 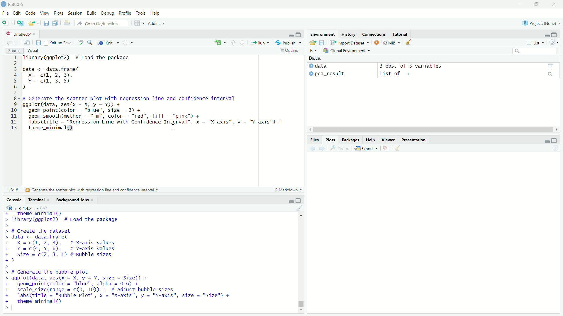 What do you see at coordinates (80, 42) in the screenshot?
I see `Check spelling in the document` at bounding box center [80, 42].